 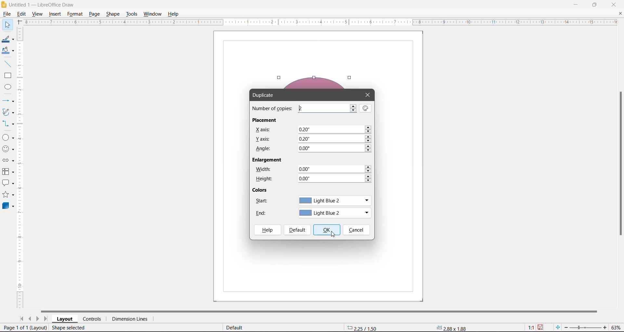 I want to click on Format, so click(x=75, y=14).